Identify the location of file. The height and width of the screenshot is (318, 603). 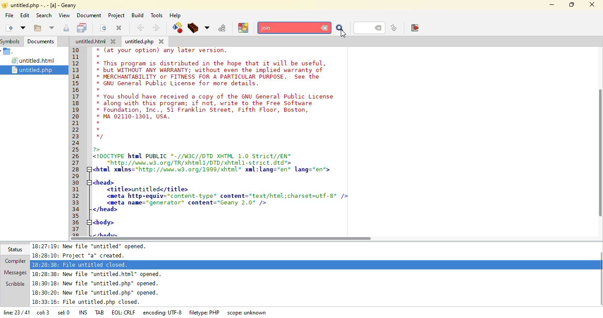
(9, 15).